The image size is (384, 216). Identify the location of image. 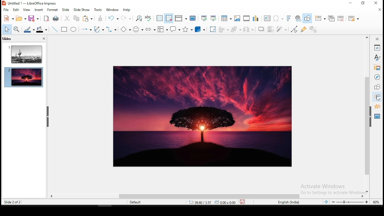
(201, 117).